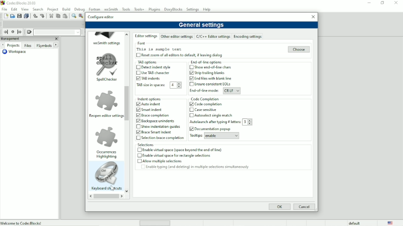 This screenshot has width=403, height=226. Describe the element at coordinates (21, 39) in the screenshot. I see `Managment` at that location.